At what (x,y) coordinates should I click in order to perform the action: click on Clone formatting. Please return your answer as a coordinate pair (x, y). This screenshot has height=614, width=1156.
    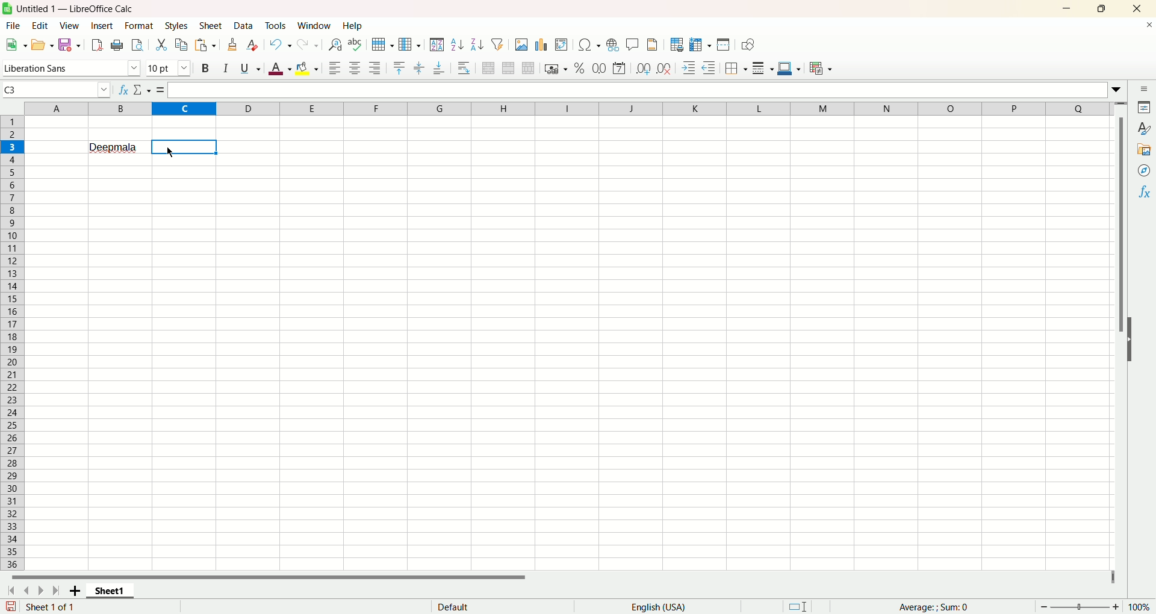
    Looking at the image, I should click on (232, 45).